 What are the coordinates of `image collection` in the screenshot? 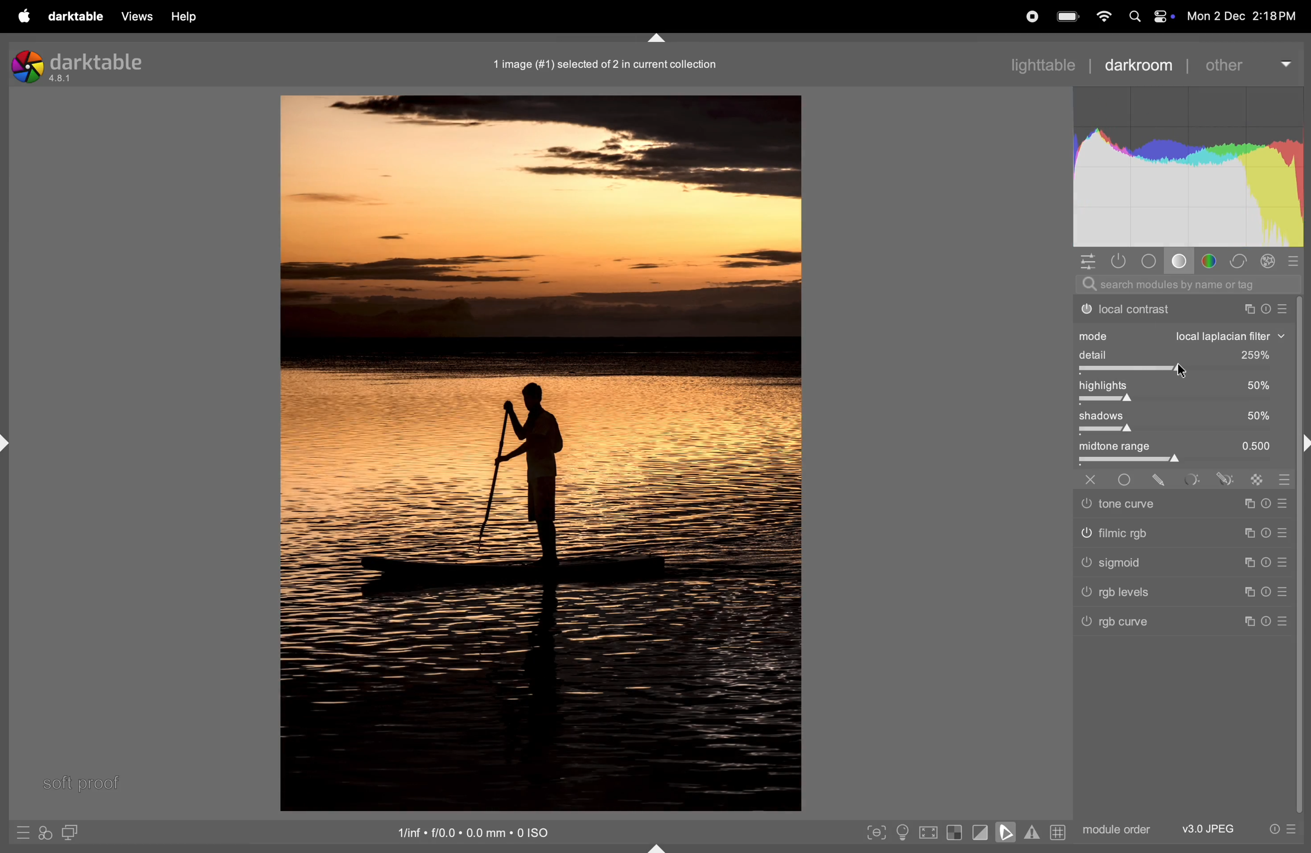 It's located at (606, 64).